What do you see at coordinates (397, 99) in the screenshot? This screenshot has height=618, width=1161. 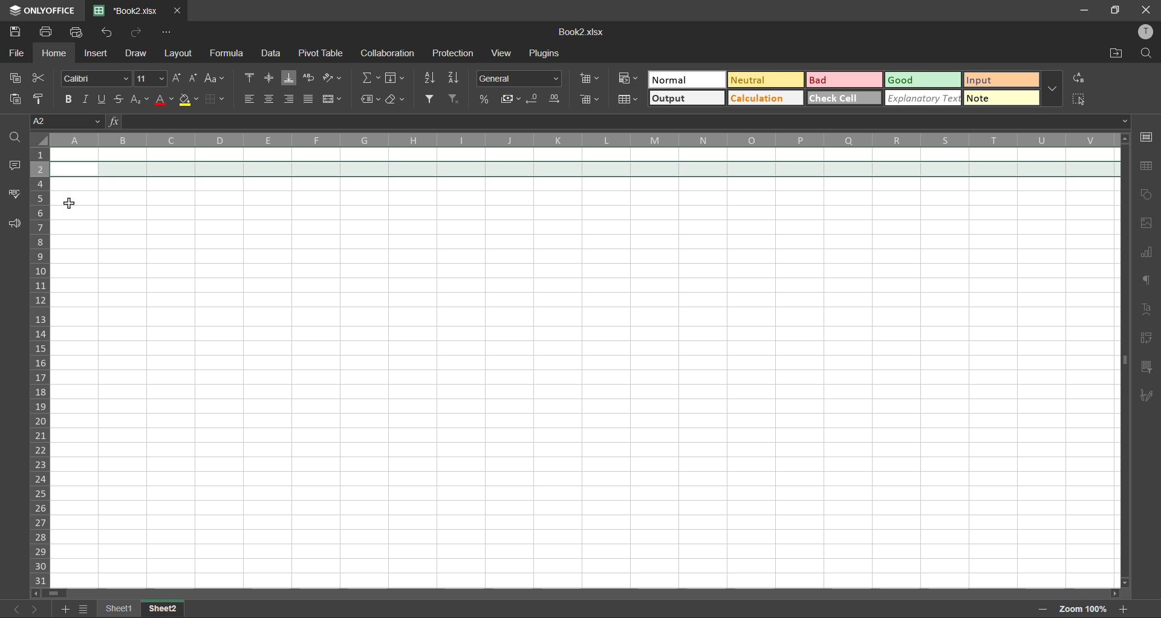 I see `clear` at bounding box center [397, 99].